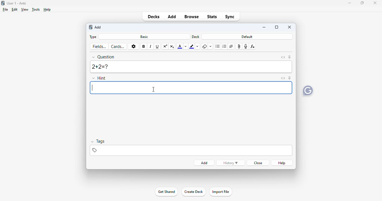  I want to click on sync, so click(229, 17).